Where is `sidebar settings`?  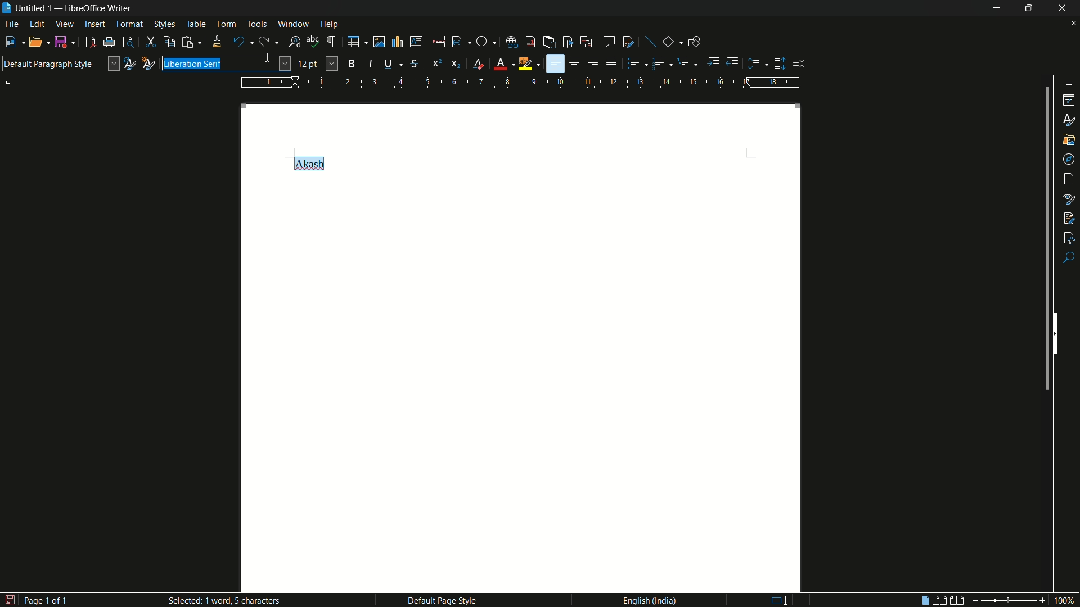
sidebar settings is located at coordinates (1066, 83).